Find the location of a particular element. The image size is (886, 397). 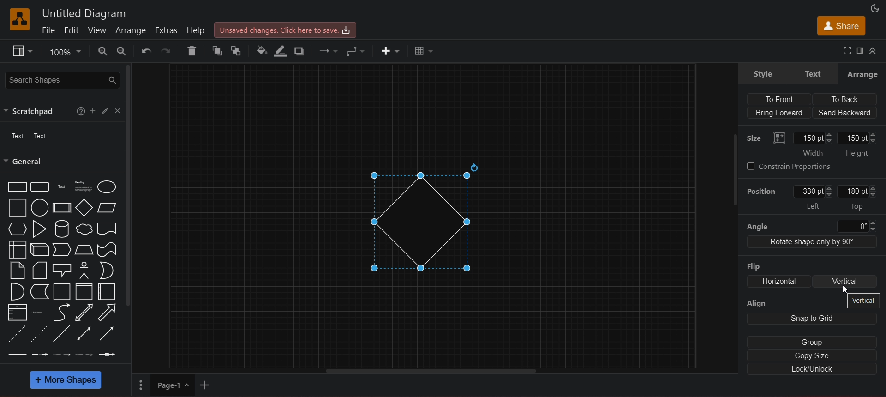

collapse/expand is located at coordinates (874, 50).